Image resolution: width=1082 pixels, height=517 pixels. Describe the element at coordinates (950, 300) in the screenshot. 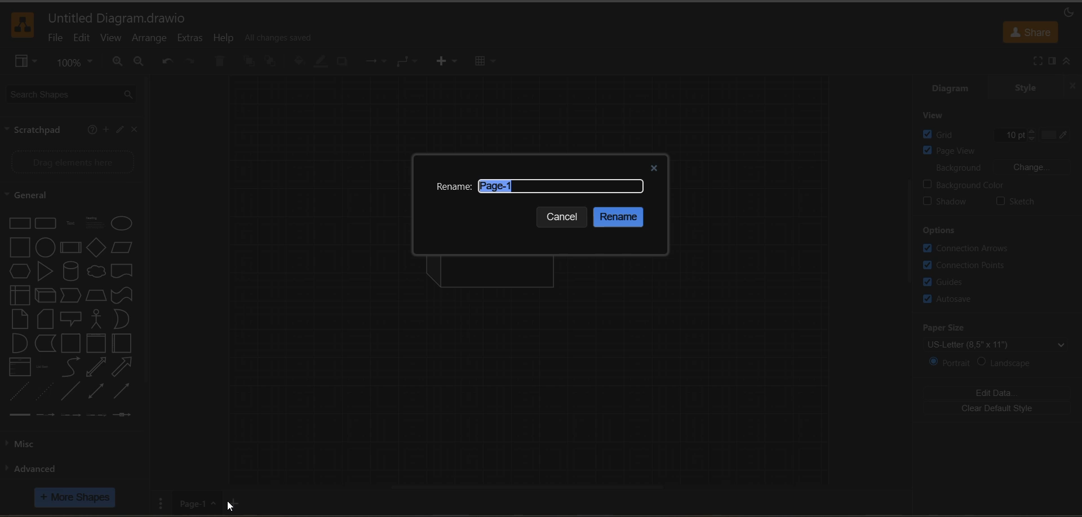

I see `autosave` at that location.